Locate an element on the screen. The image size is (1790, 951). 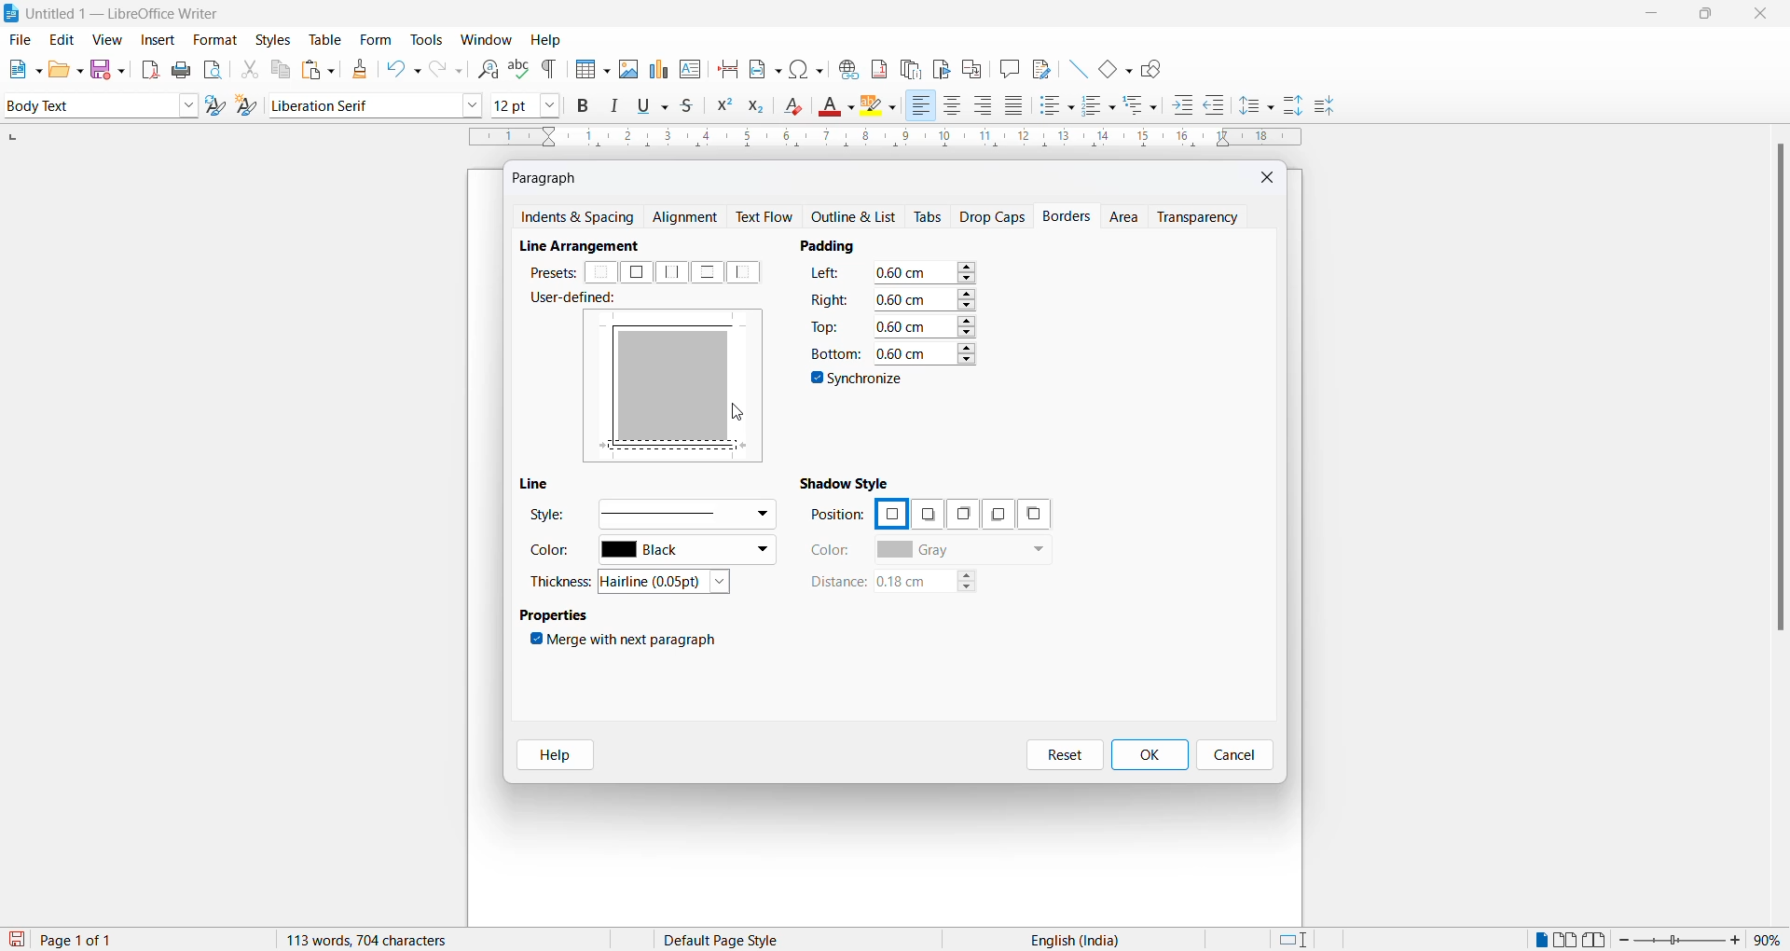
basic shapes is located at coordinates (1110, 66).